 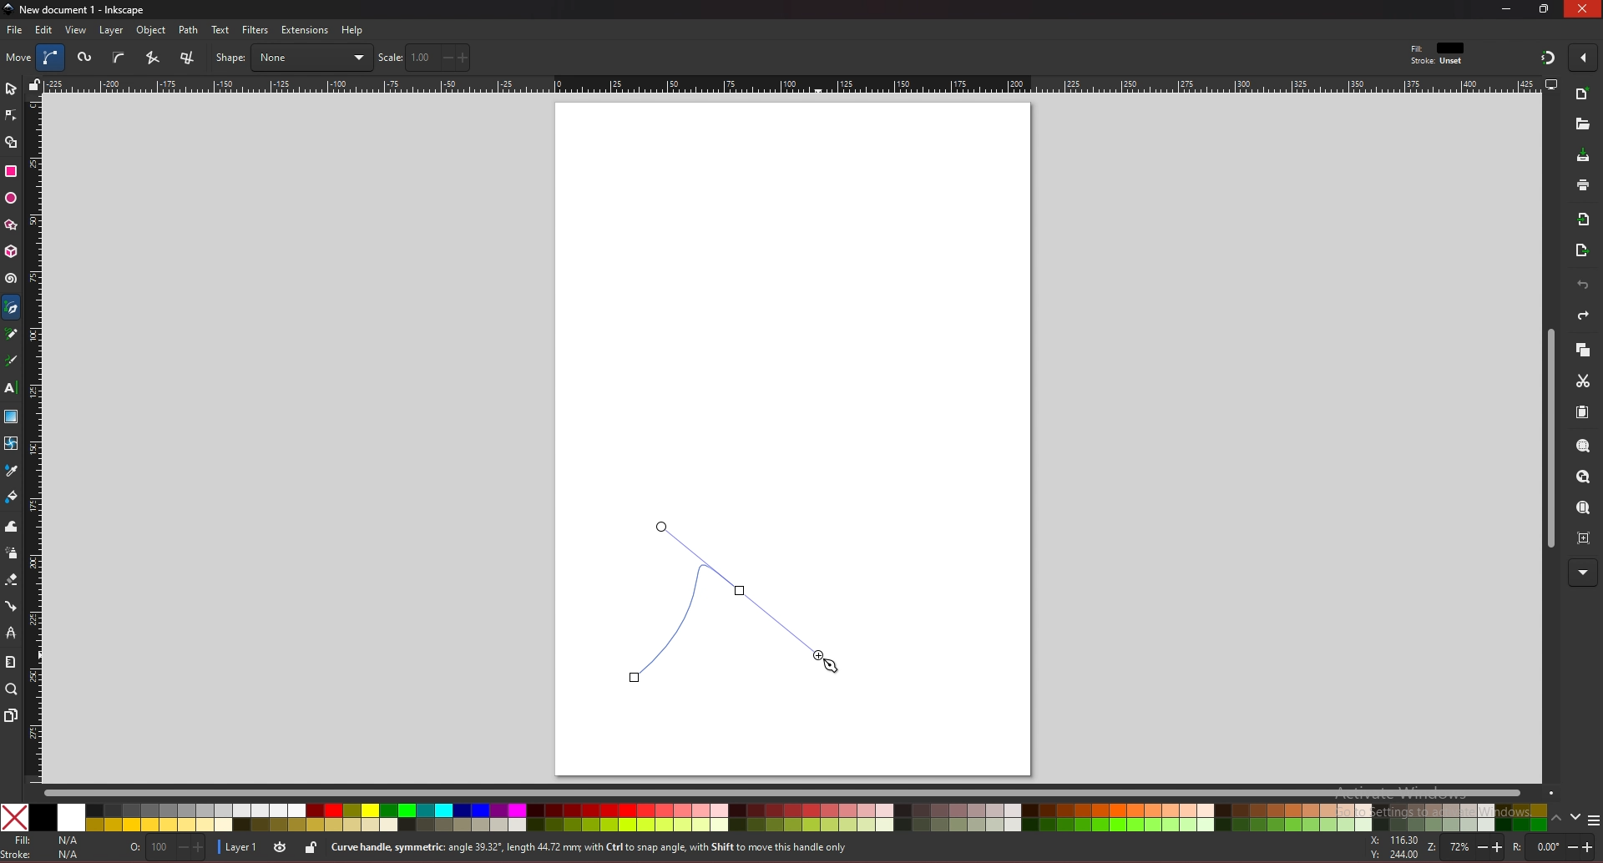 I want to click on help, so click(x=353, y=30).